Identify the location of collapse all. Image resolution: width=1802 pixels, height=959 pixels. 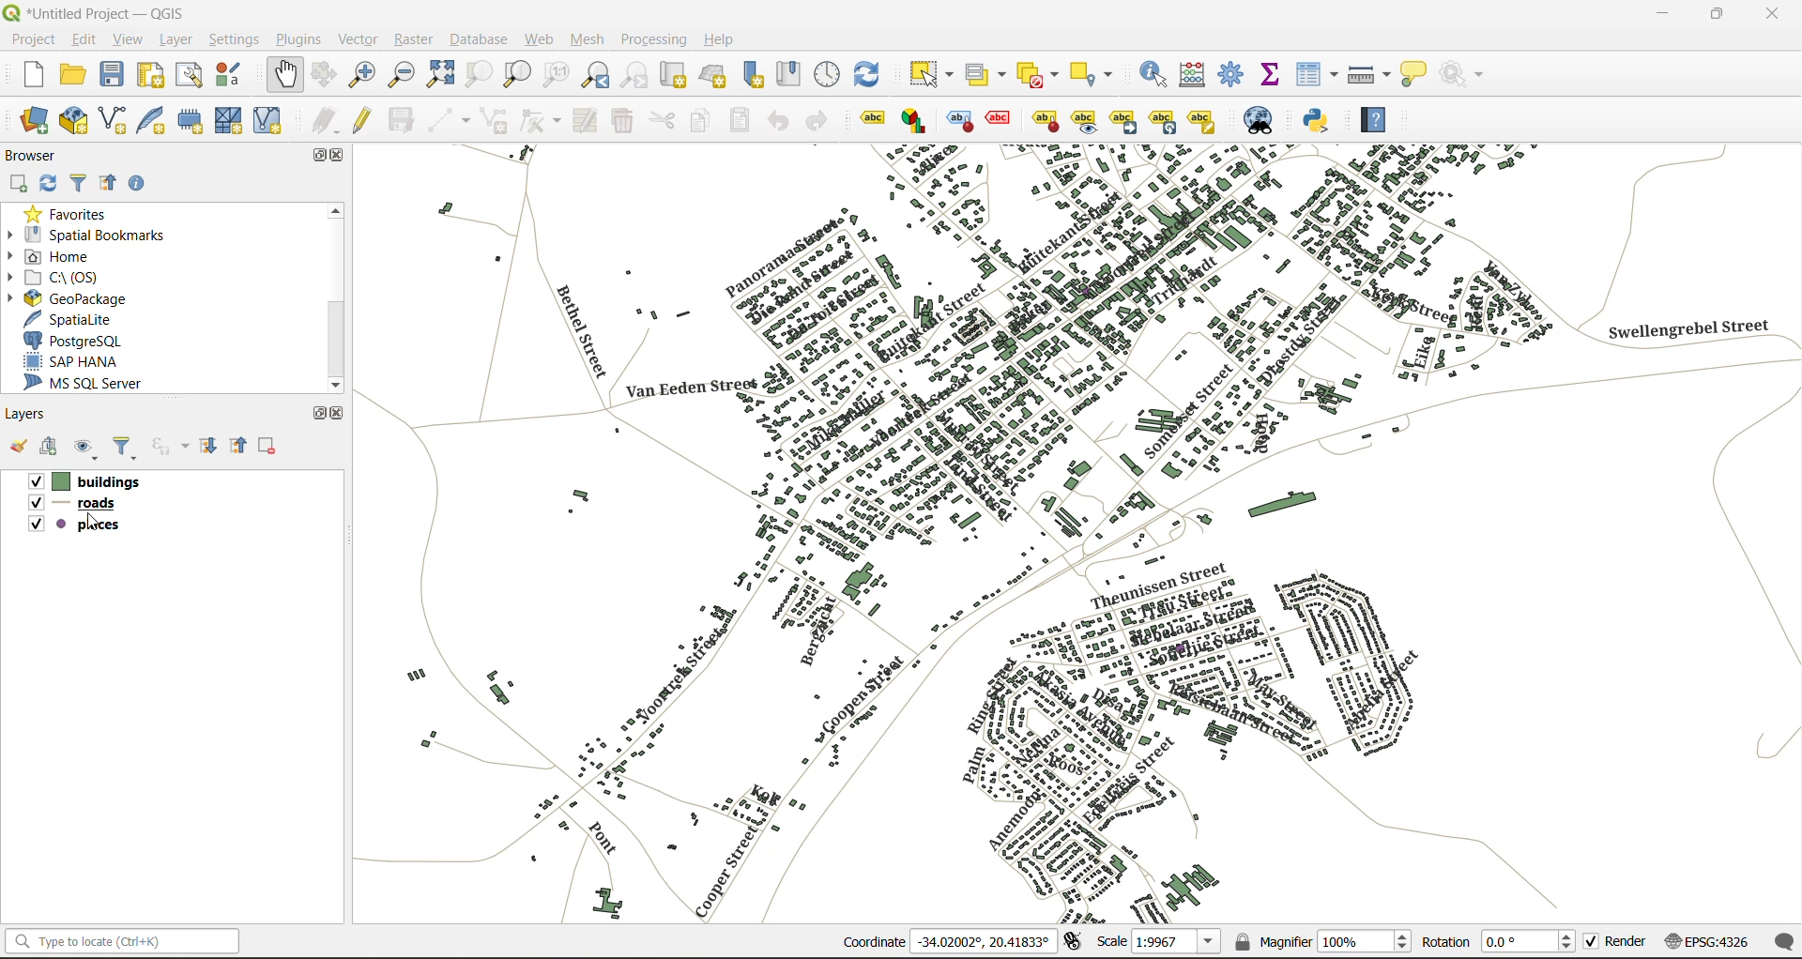
(108, 182).